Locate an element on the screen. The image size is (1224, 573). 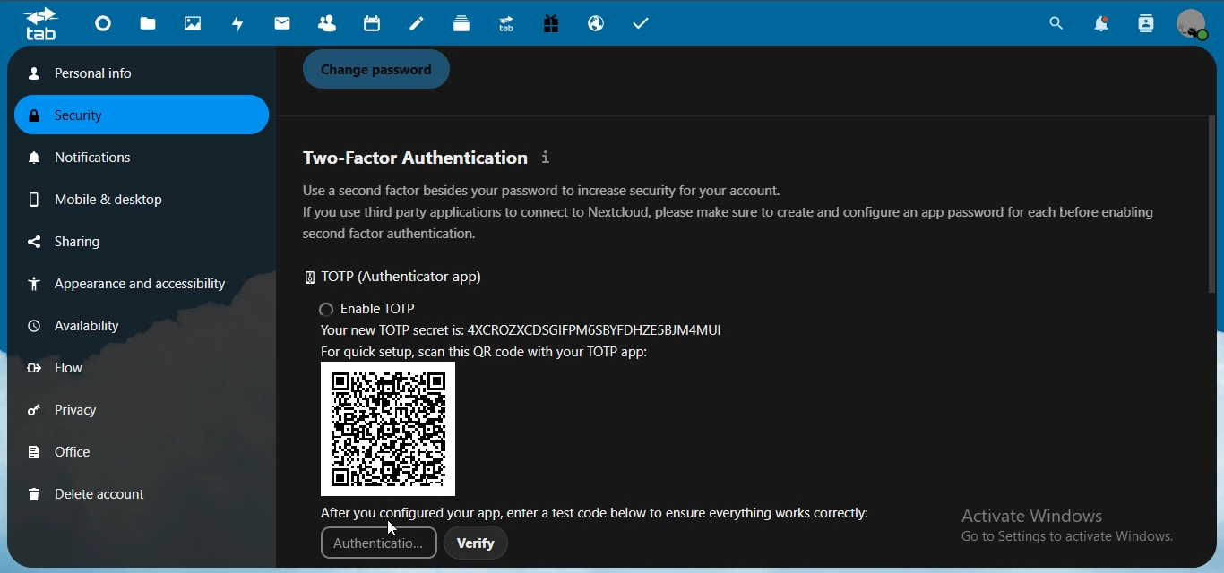
contact is located at coordinates (327, 24).